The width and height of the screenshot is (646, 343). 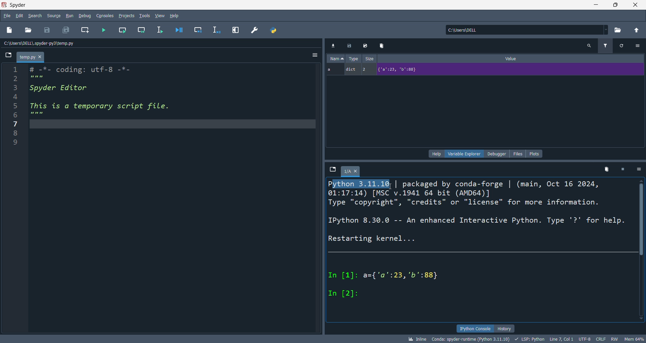 I want to click on scroll bar, so click(x=642, y=252).